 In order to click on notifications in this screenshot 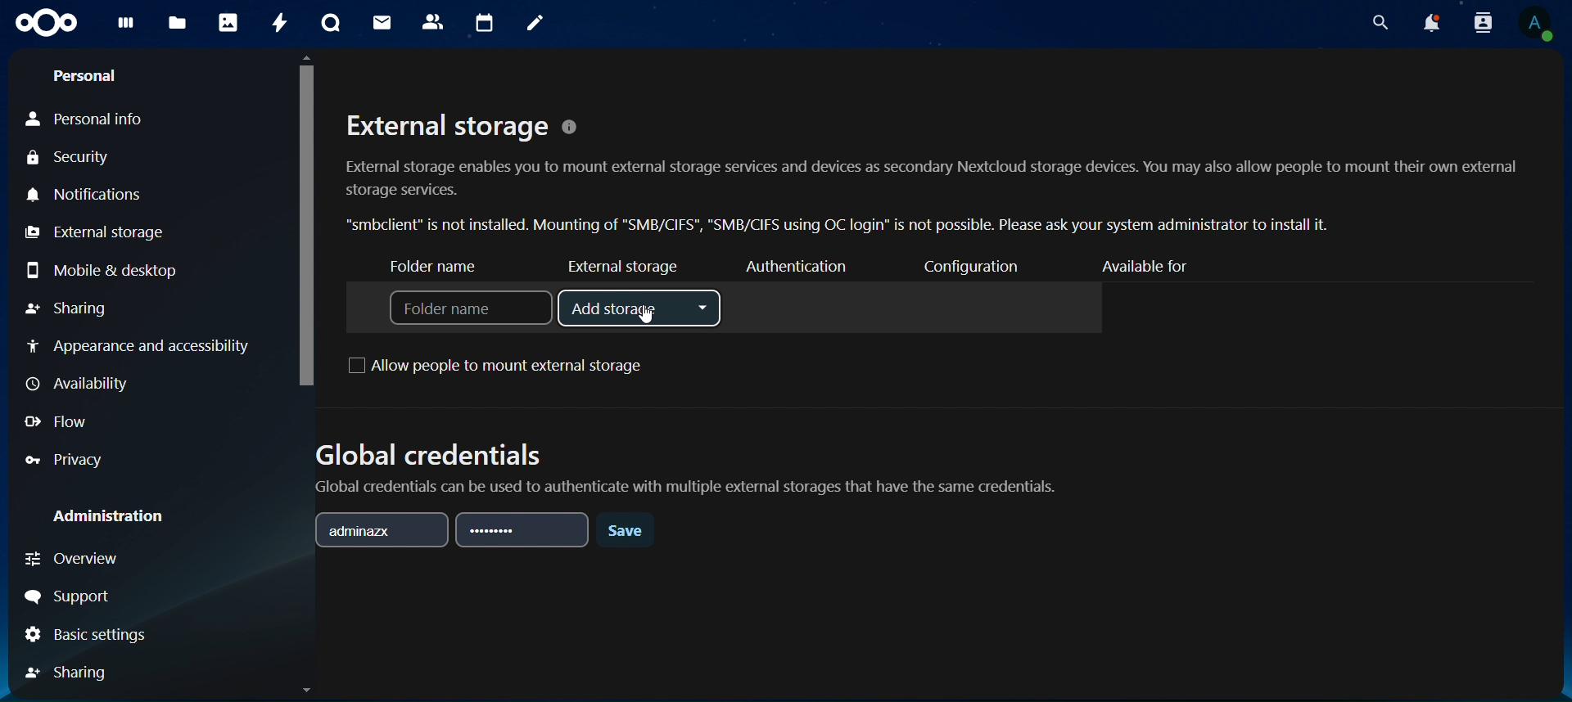, I will do `click(1433, 22)`.